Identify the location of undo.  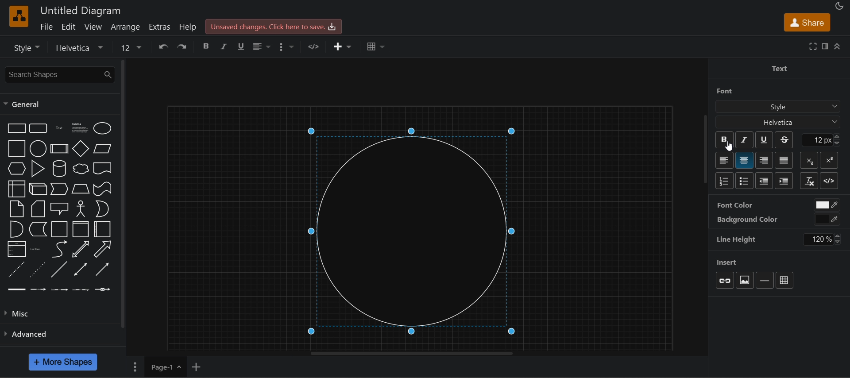
(163, 47).